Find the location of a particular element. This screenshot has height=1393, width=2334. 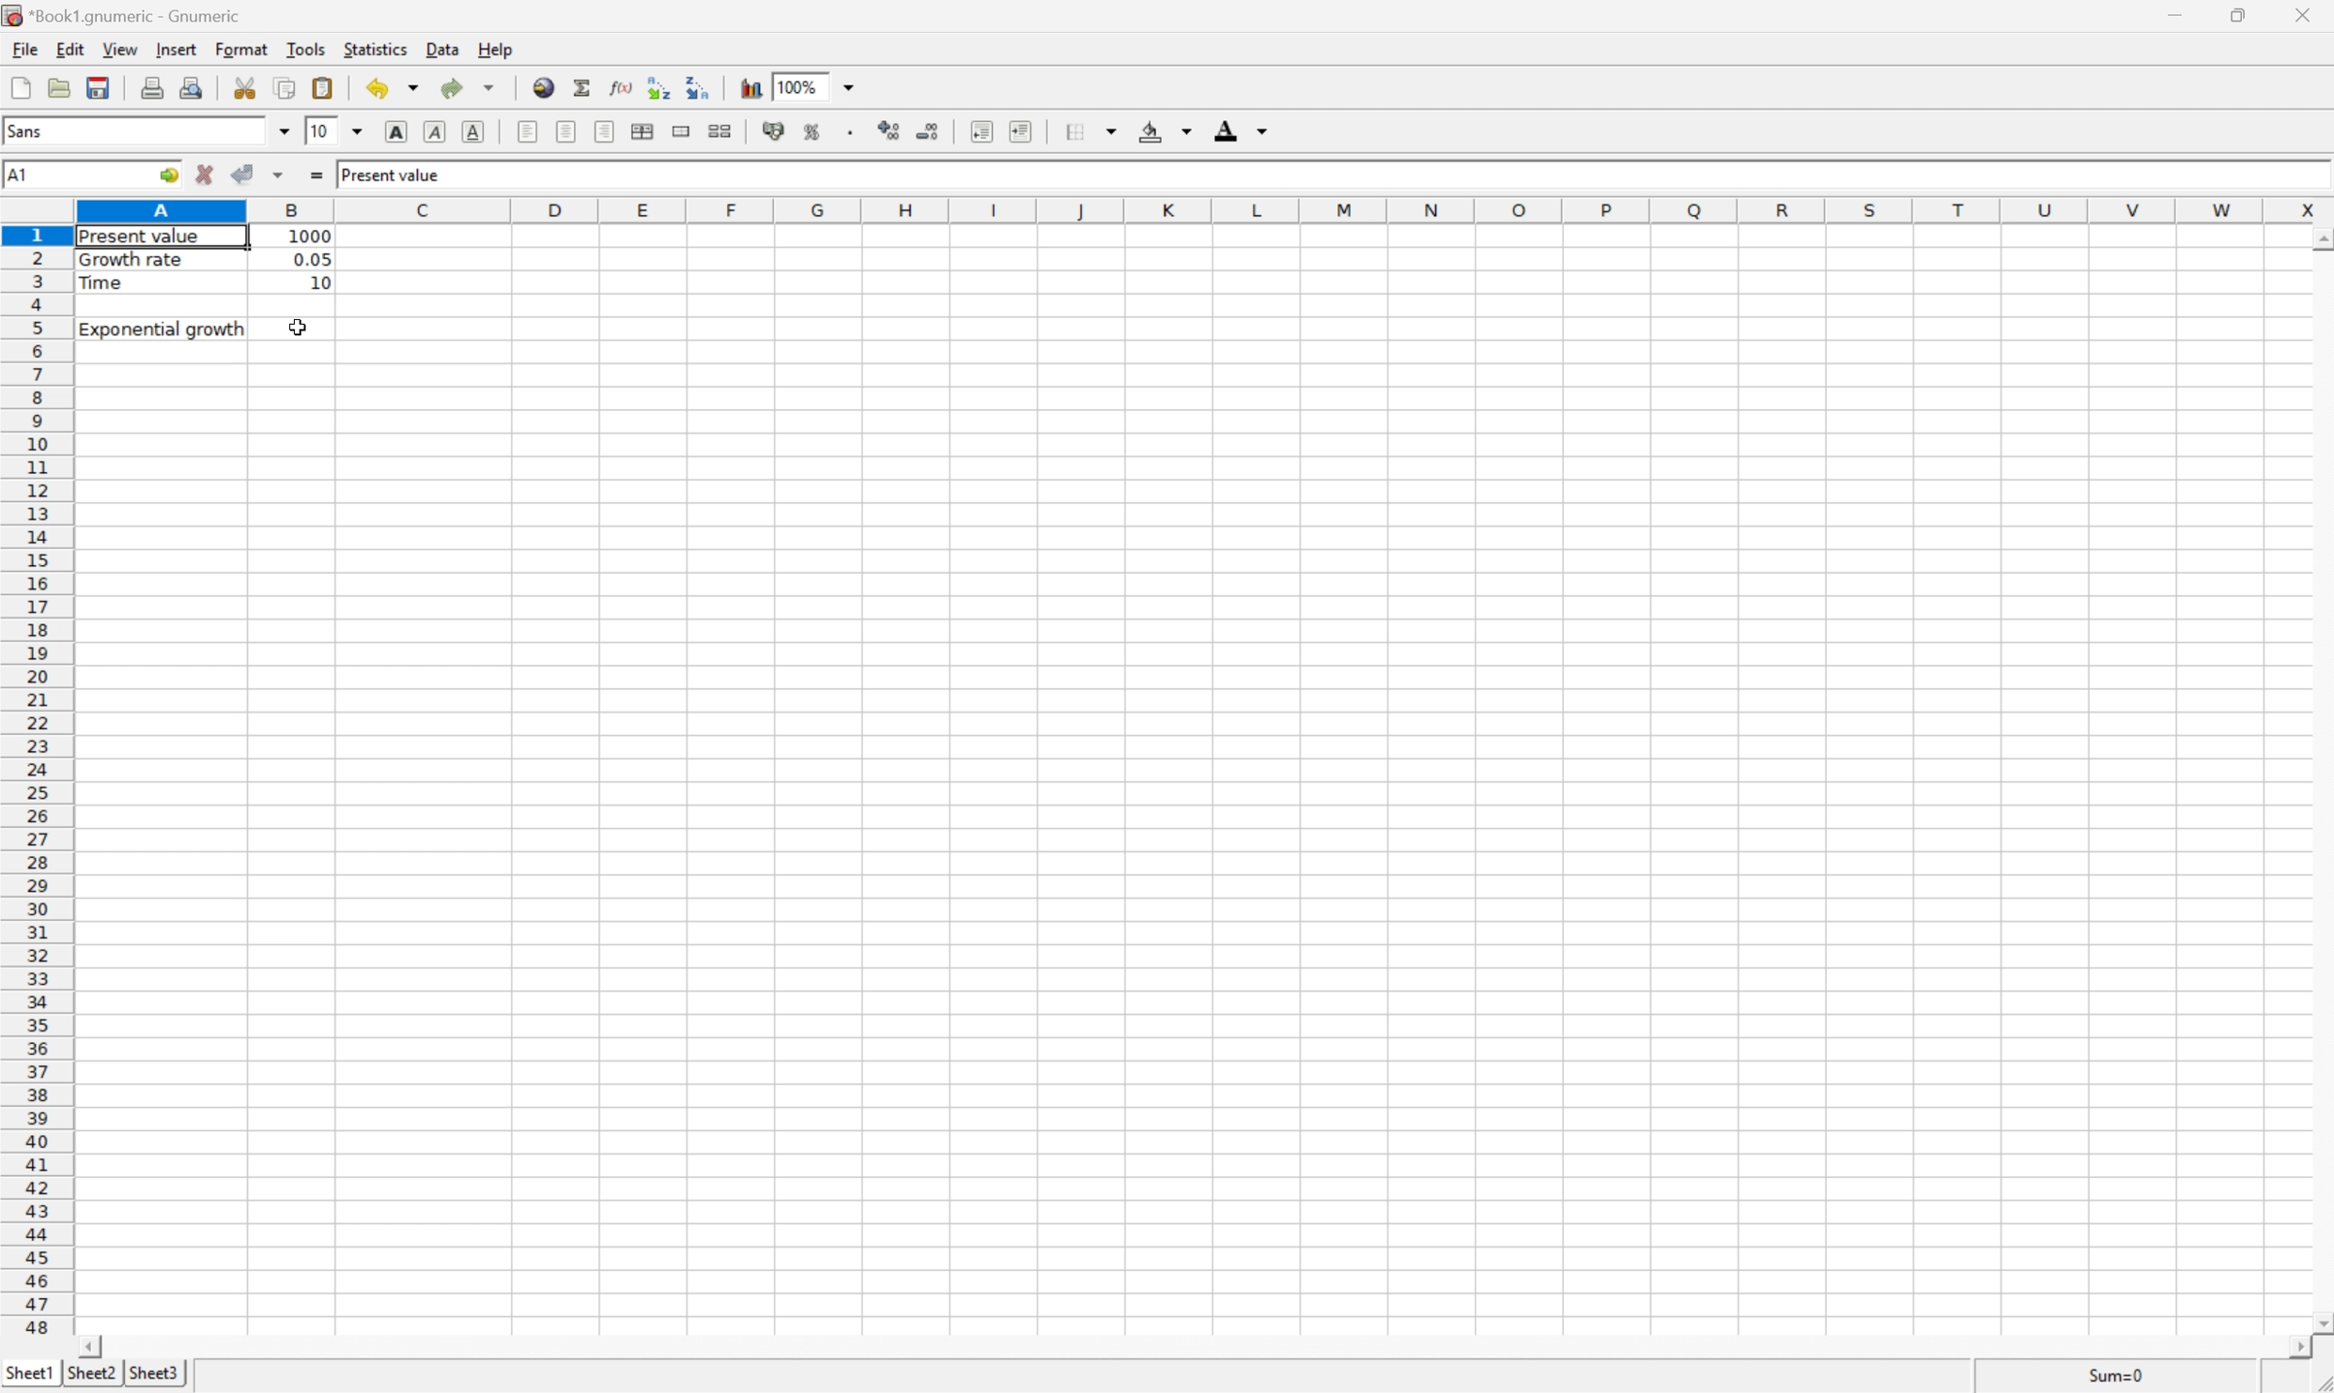

Borders is located at coordinates (1087, 131).